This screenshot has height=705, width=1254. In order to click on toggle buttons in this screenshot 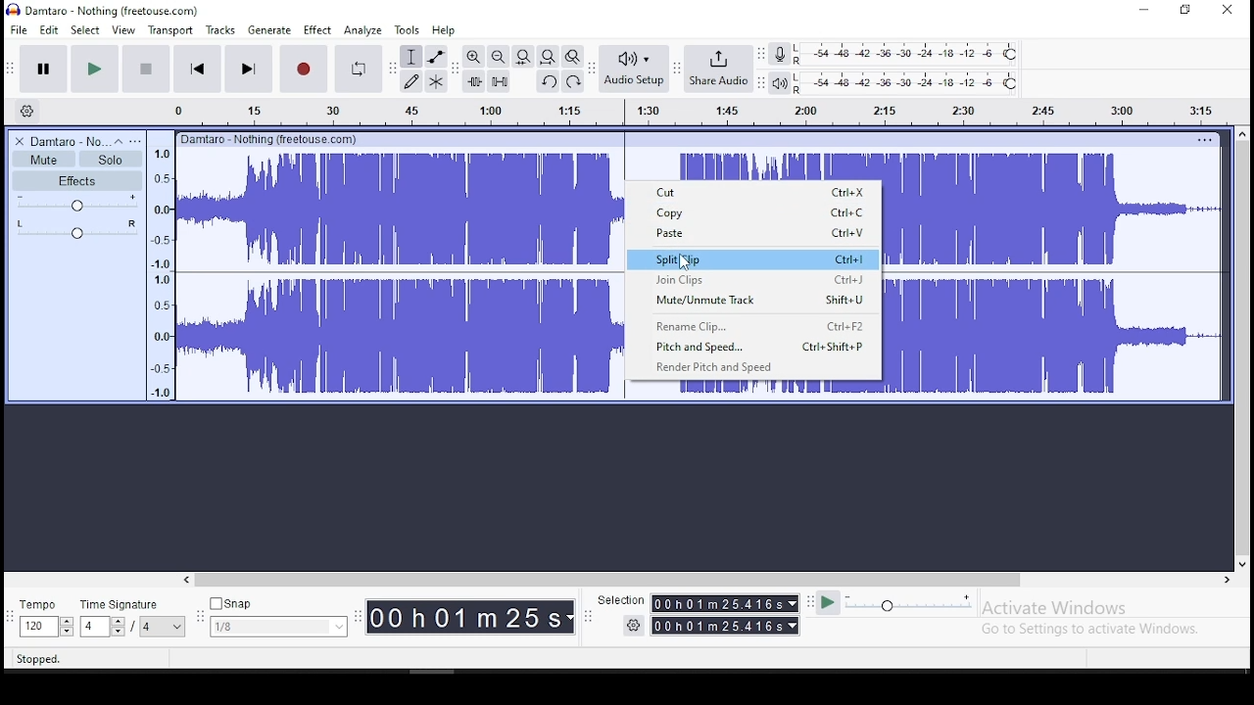, I will do `click(45, 627)`.